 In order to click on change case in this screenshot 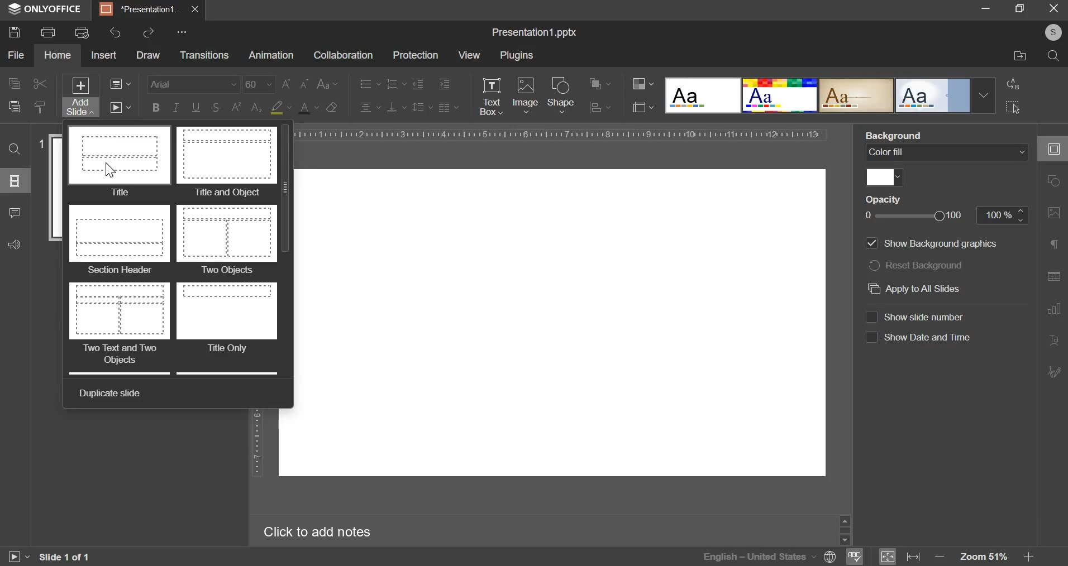, I will do `click(328, 83)`.